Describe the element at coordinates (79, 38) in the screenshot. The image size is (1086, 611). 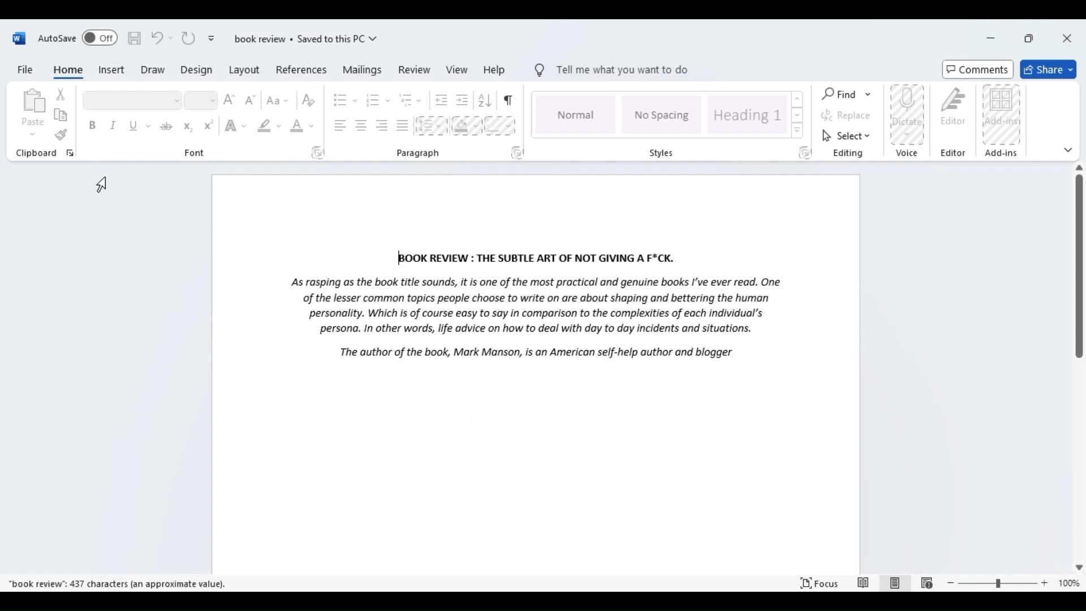
I see `Autosave` at that location.